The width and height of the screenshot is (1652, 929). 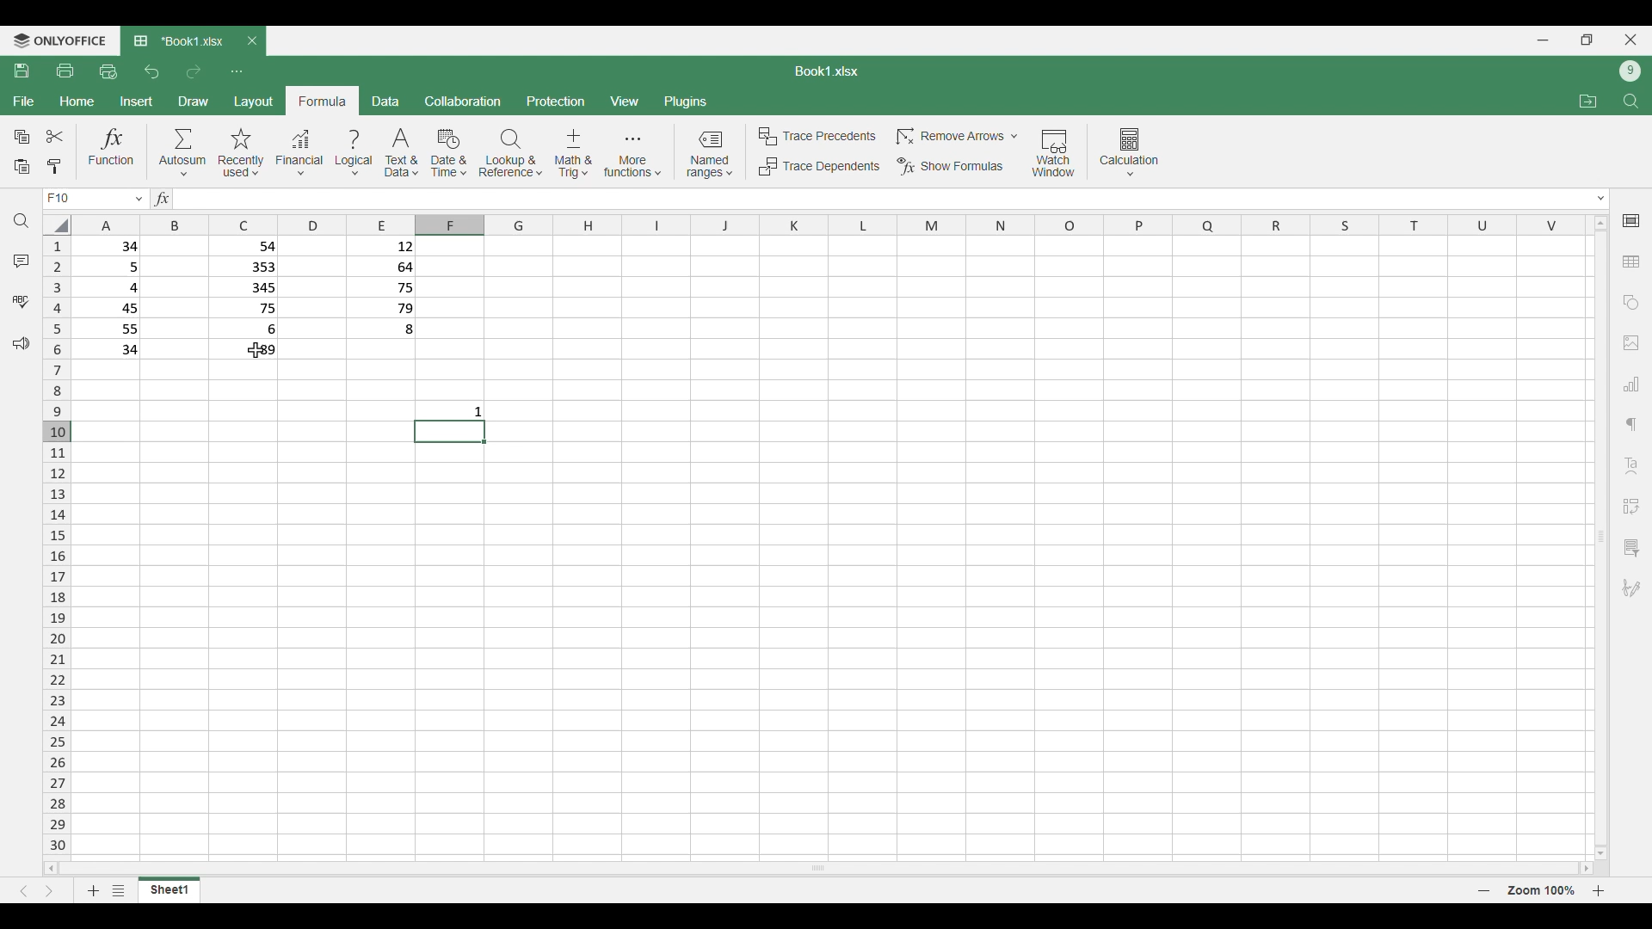 What do you see at coordinates (1484, 890) in the screenshot?
I see `Zoom out` at bounding box center [1484, 890].